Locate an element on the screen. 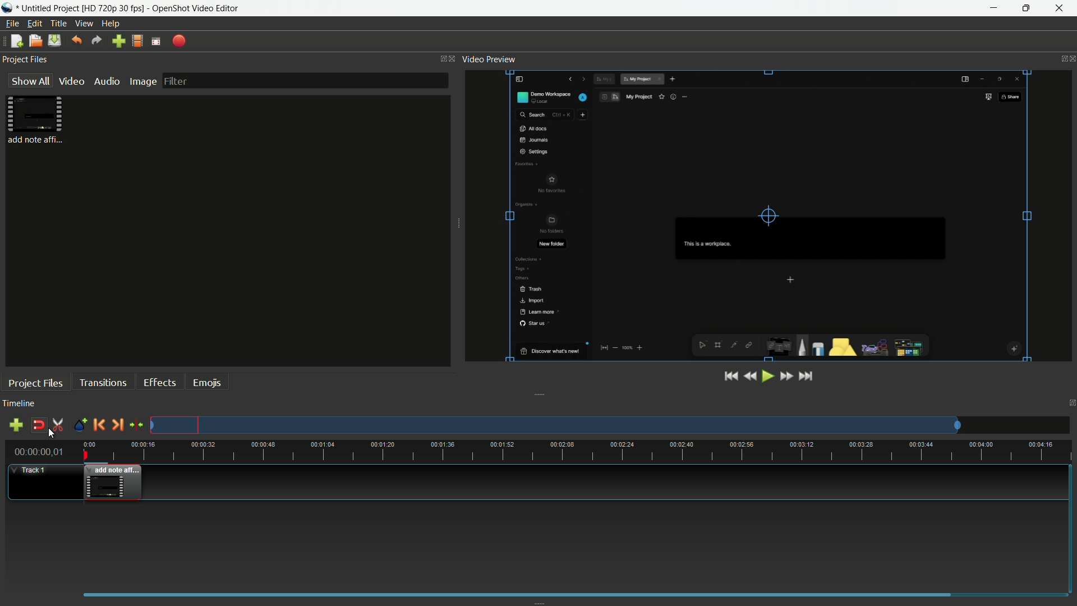  video preview is located at coordinates (490, 60).